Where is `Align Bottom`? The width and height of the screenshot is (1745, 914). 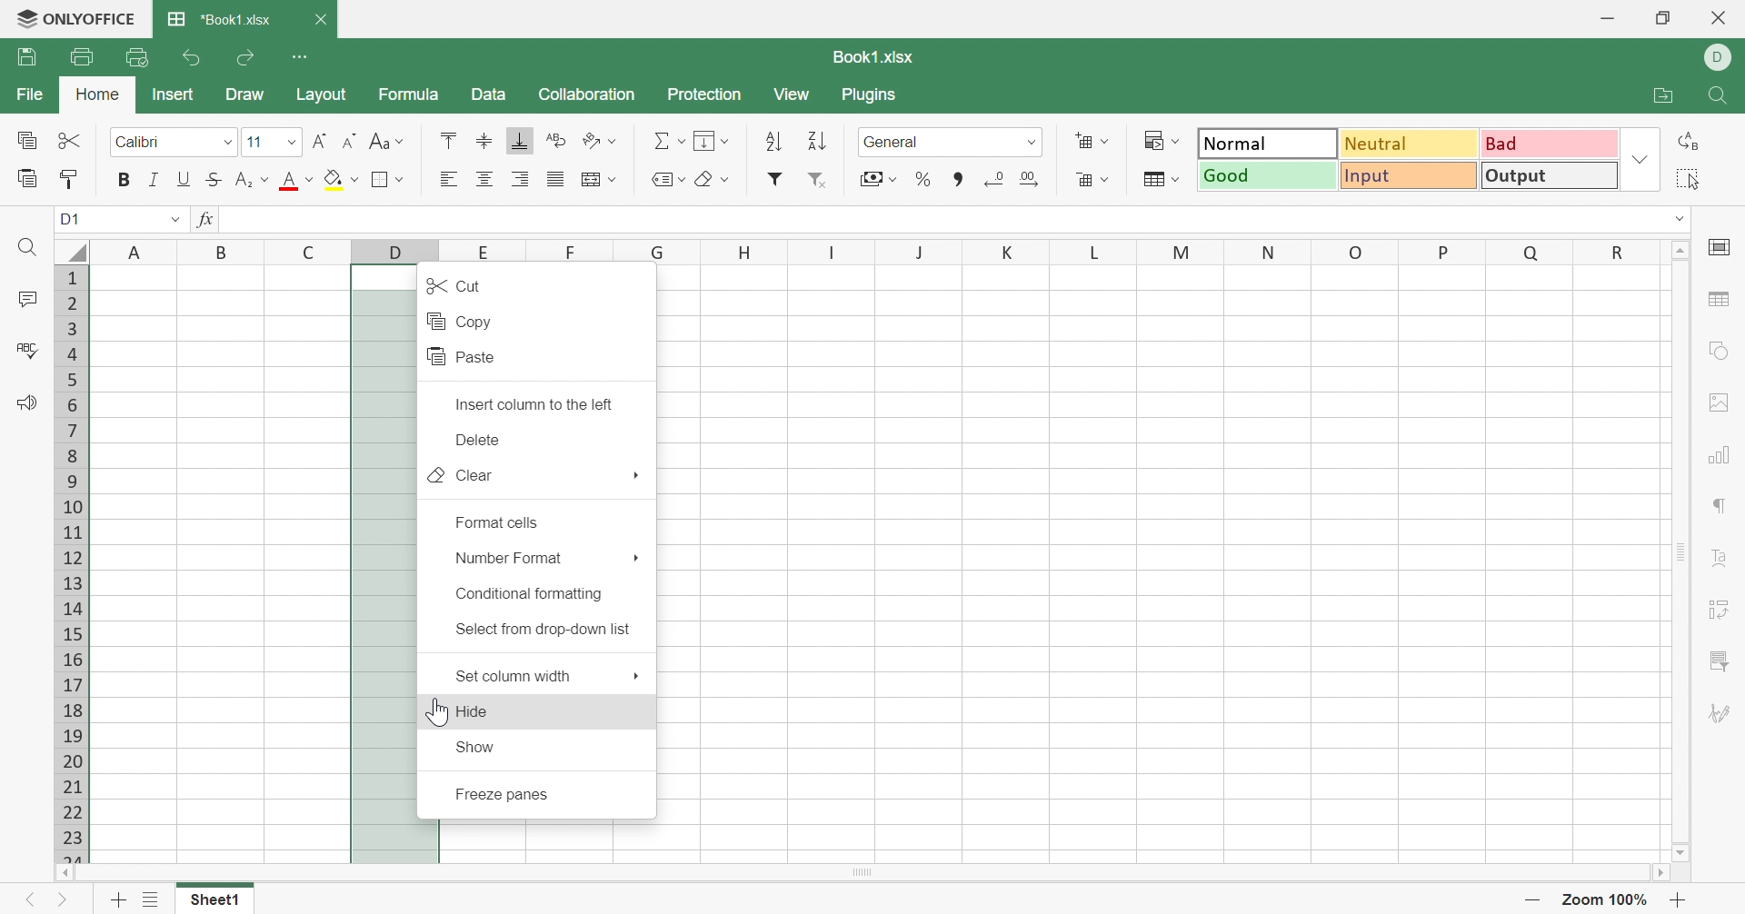 Align Bottom is located at coordinates (523, 143).